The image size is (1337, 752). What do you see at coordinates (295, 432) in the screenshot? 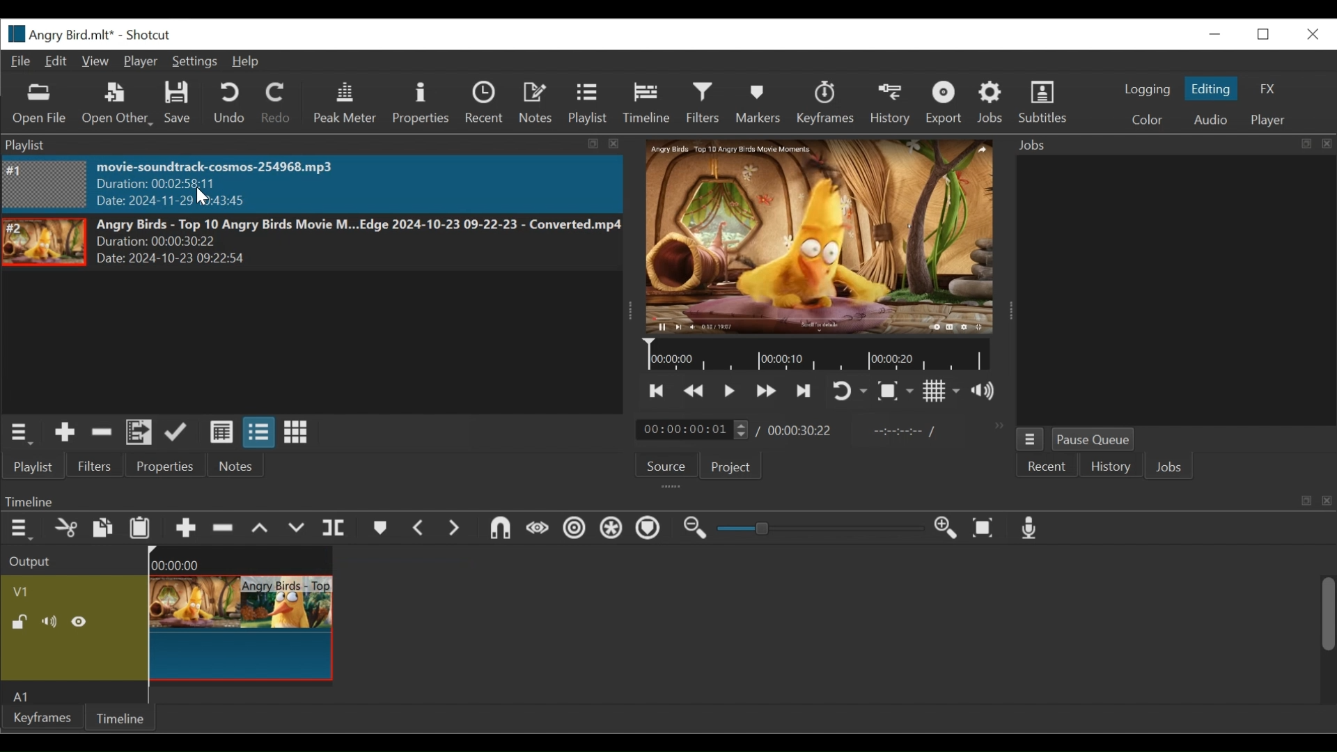
I see `View as icons` at bounding box center [295, 432].